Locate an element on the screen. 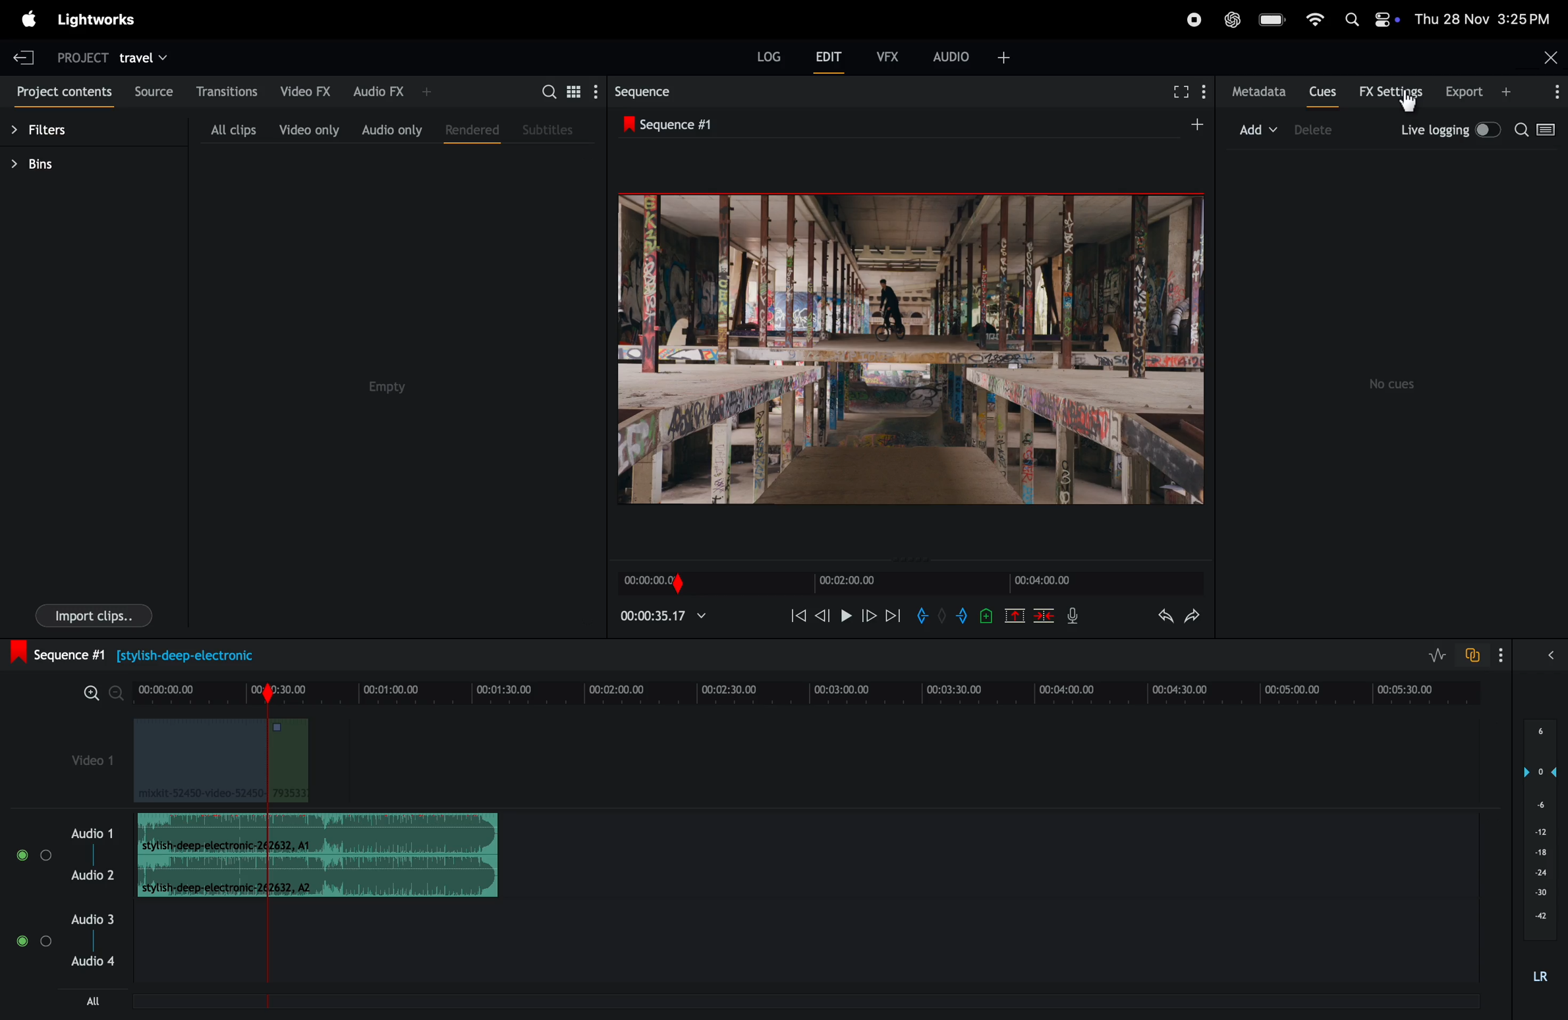 This screenshot has height=1020, width=1568. time frame is located at coordinates (811, 690).